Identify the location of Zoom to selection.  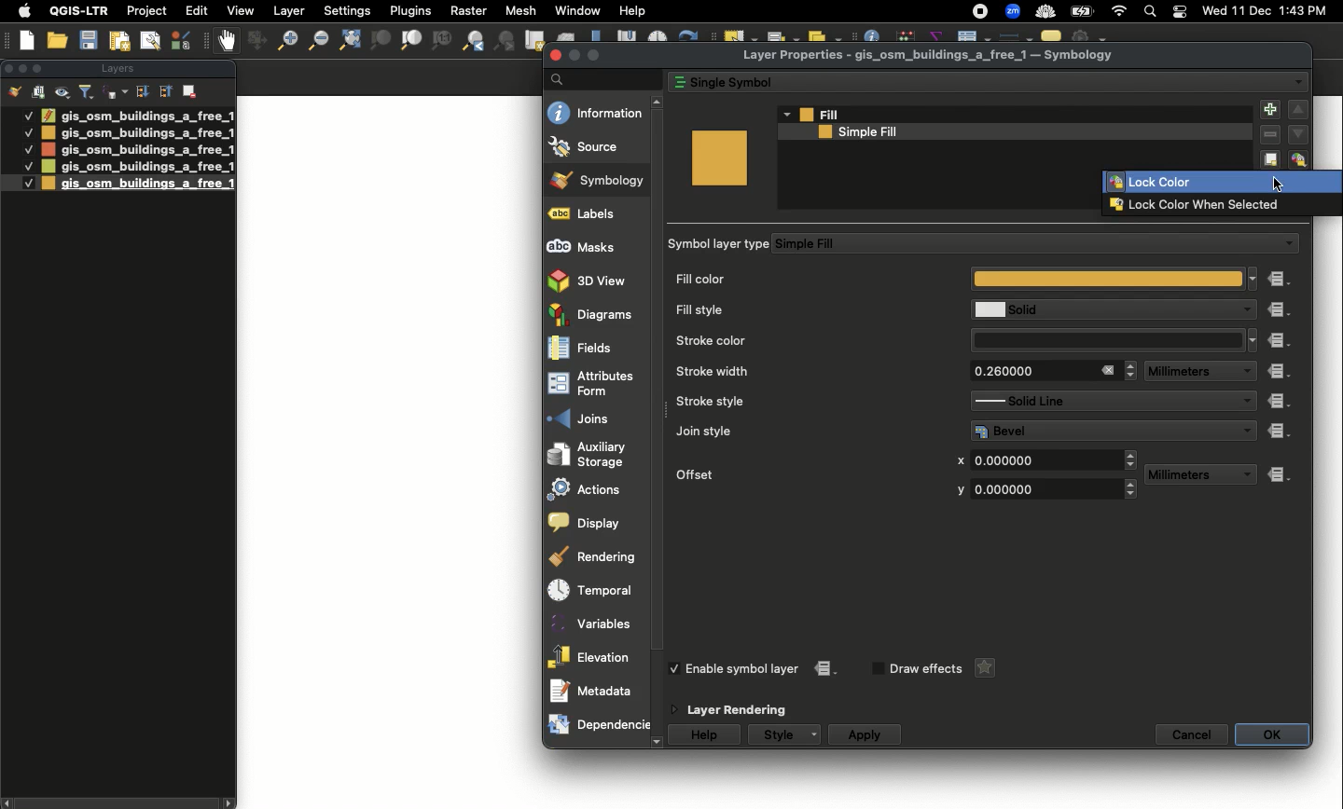
(381, 41).